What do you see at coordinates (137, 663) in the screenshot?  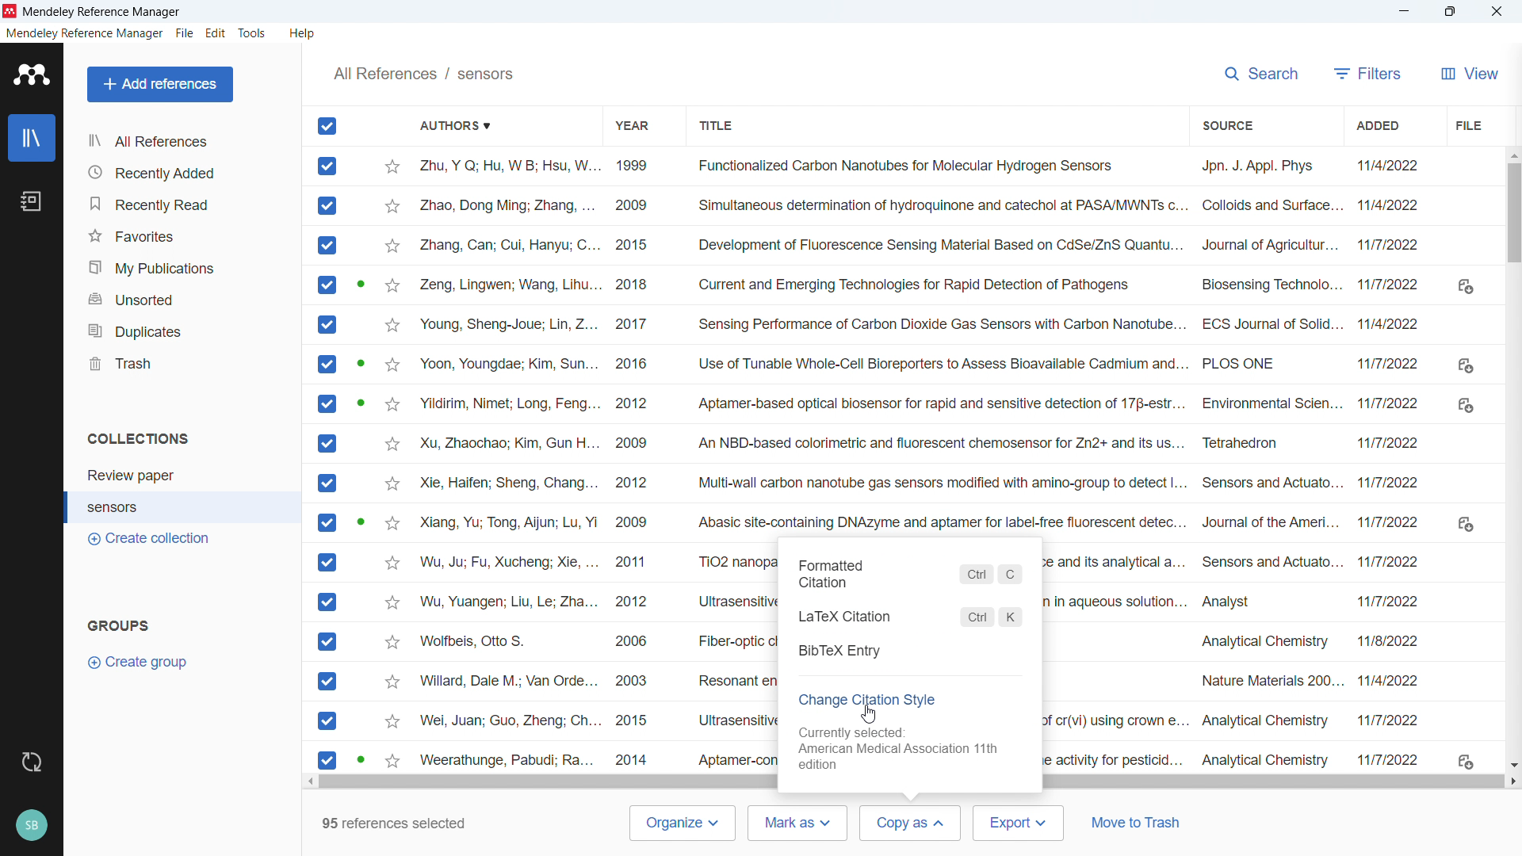 I see `create group` at bounding box center [137, 663].